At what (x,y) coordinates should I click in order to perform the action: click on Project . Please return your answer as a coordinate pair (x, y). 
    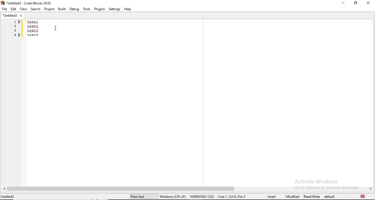
    Looking at the image, I should click on (50, 9).